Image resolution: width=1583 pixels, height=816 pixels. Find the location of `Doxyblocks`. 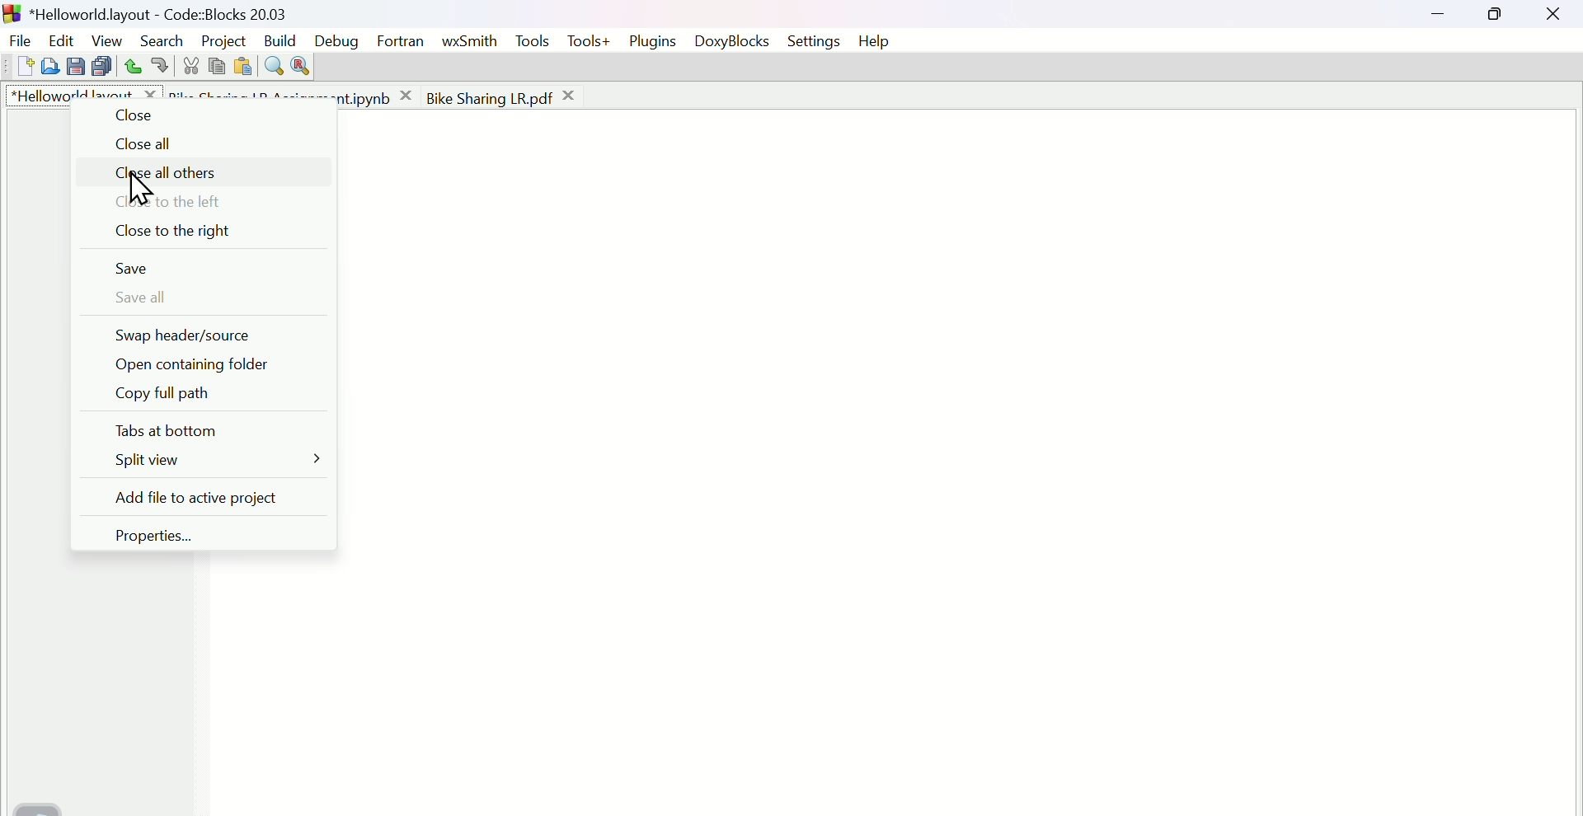

Doxyblocks is located at coordinates (738, 43).